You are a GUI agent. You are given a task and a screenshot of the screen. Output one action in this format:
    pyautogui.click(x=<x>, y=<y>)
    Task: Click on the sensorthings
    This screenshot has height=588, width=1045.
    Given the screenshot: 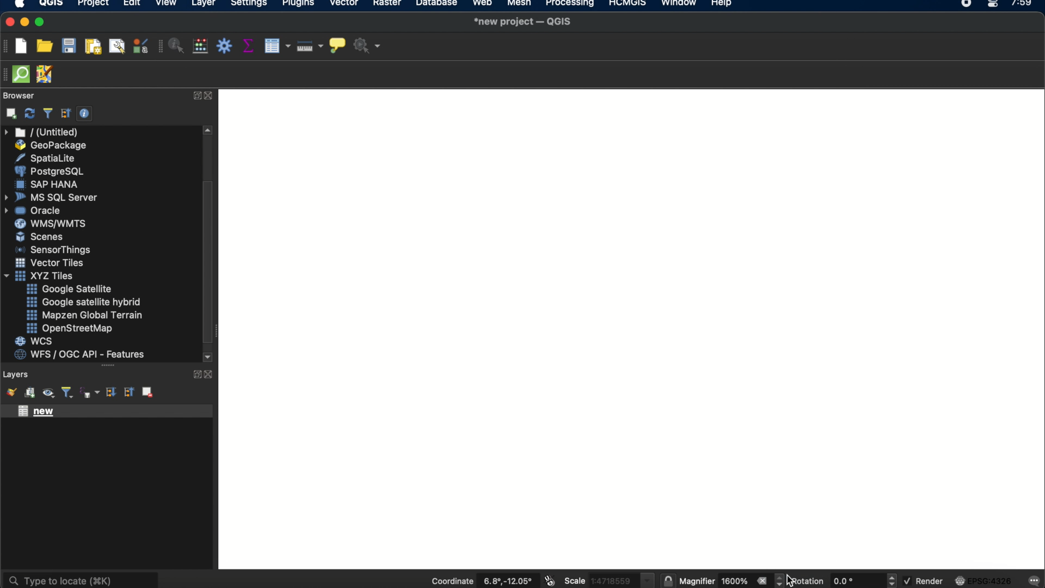 What is the action you would take?
    pyautogui.click(x=53, y=250)
    